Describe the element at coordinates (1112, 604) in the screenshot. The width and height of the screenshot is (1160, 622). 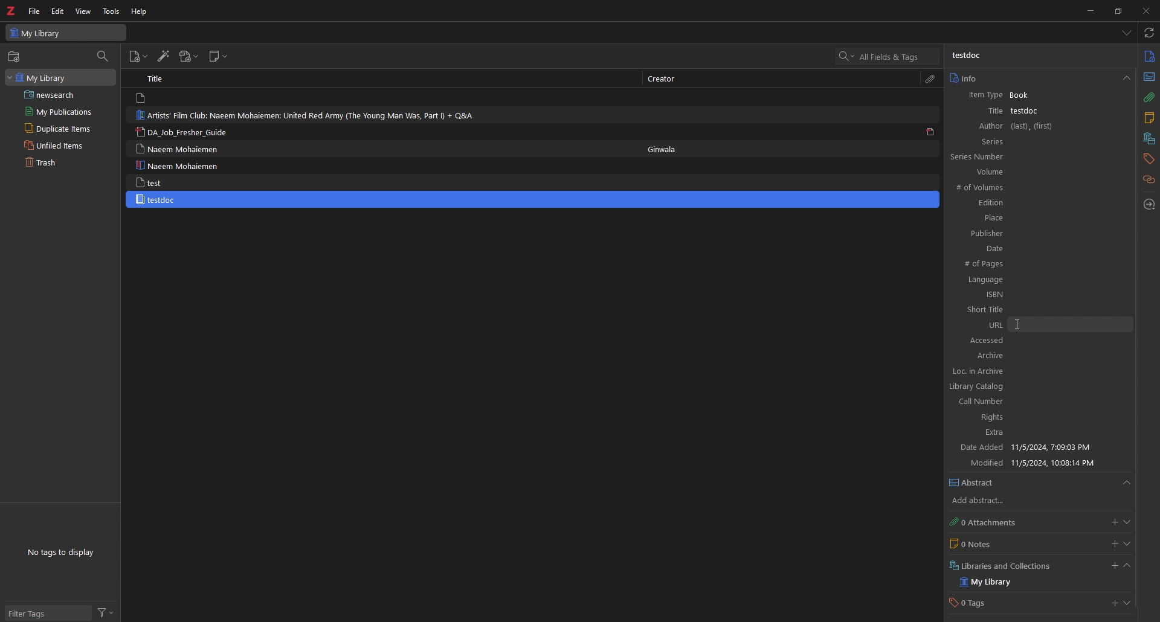
I see `add tags` at that location.